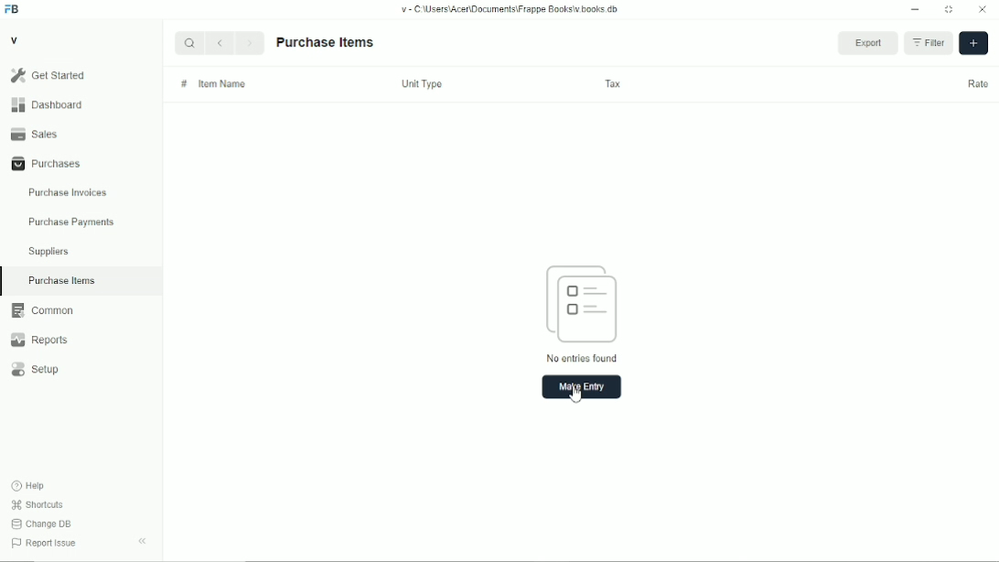 The height and width of the screenshot is (562, 999). I want to click on FB, so click(13, 10).